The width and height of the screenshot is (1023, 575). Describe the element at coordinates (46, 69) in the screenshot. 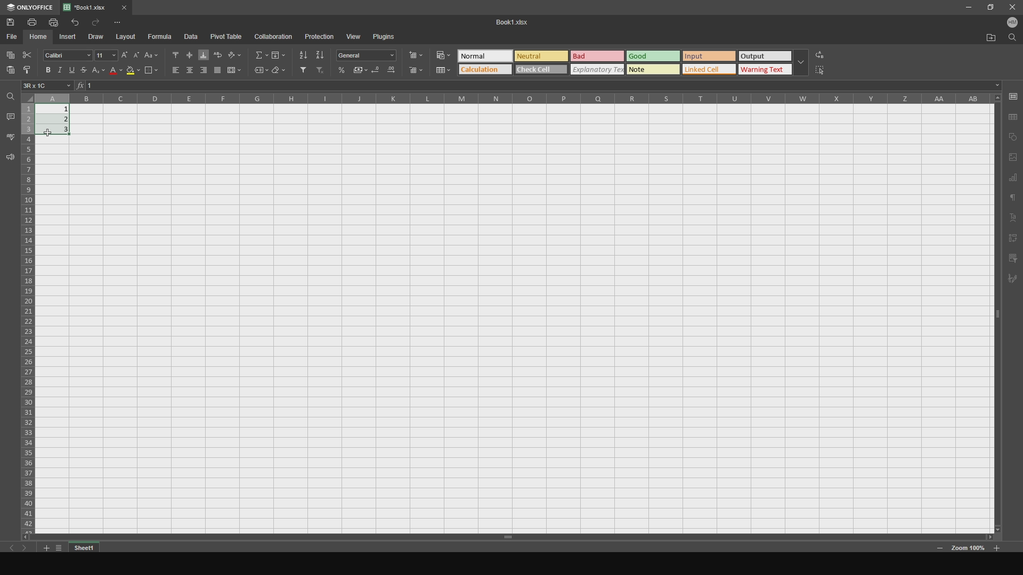

I see `bold` at that location.